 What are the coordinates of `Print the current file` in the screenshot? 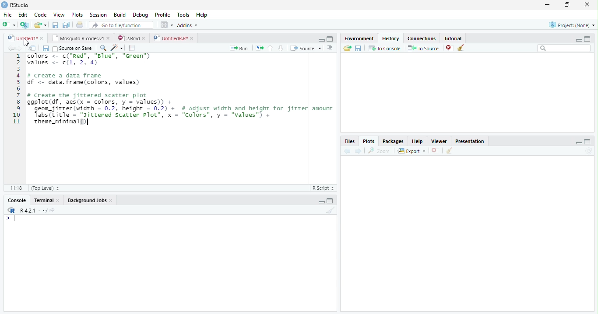 It's located at (80, 24).